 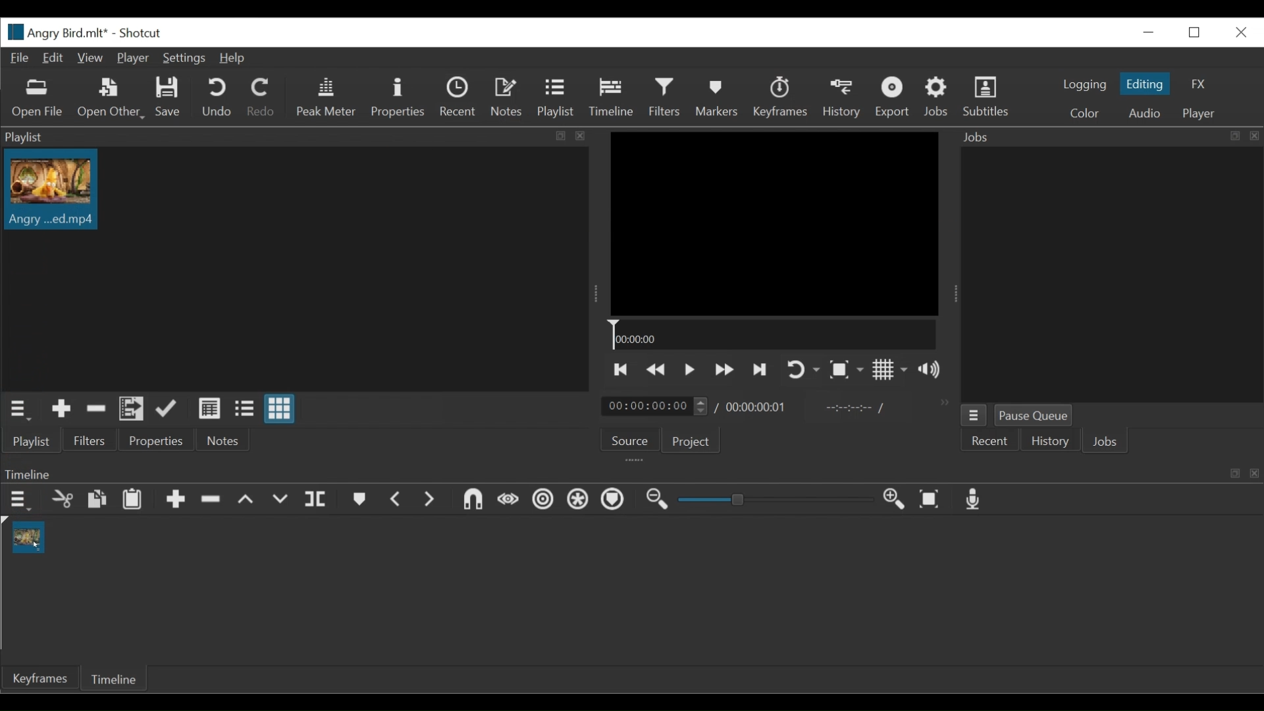 What do you see at coordinates (538, 502) in the screenshot?
I see `Set Second Simple Keyframe` at bounding box center [538, 502].